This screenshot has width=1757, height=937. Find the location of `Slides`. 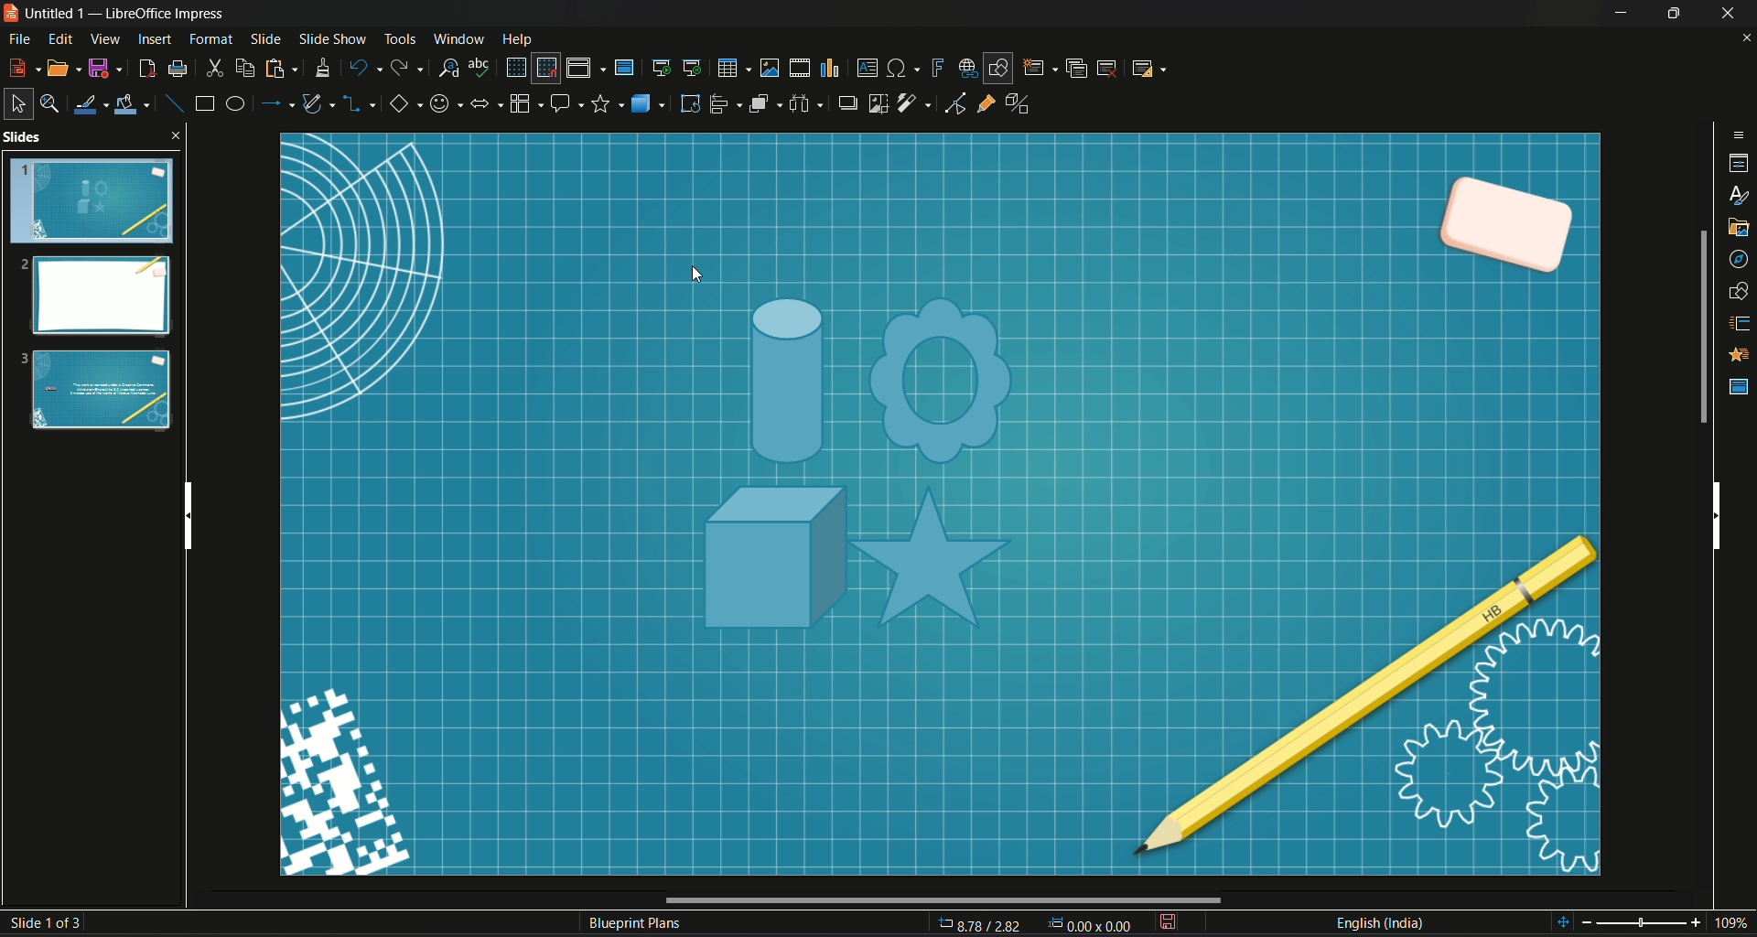

Slides is located at coordinates (92, 285).